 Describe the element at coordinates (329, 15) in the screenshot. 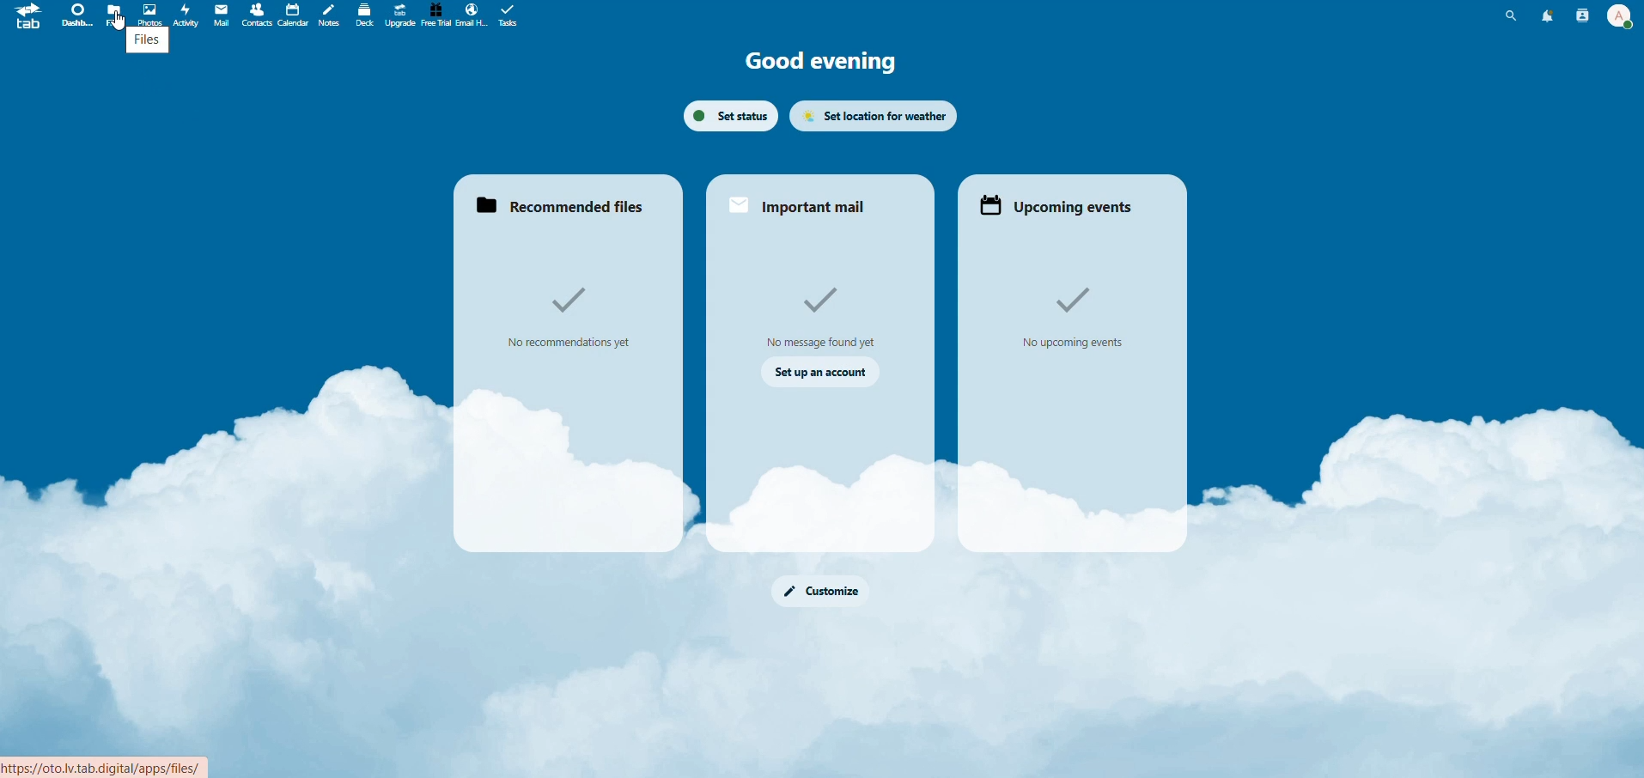

I see `Notes` at that location.